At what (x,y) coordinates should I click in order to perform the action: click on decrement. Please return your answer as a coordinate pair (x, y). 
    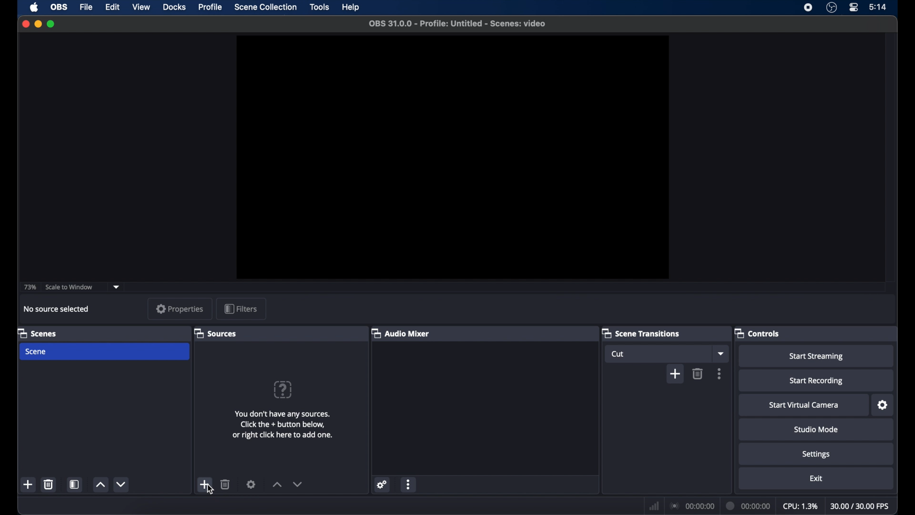
    Looking at the image, I should click on (122, 484).